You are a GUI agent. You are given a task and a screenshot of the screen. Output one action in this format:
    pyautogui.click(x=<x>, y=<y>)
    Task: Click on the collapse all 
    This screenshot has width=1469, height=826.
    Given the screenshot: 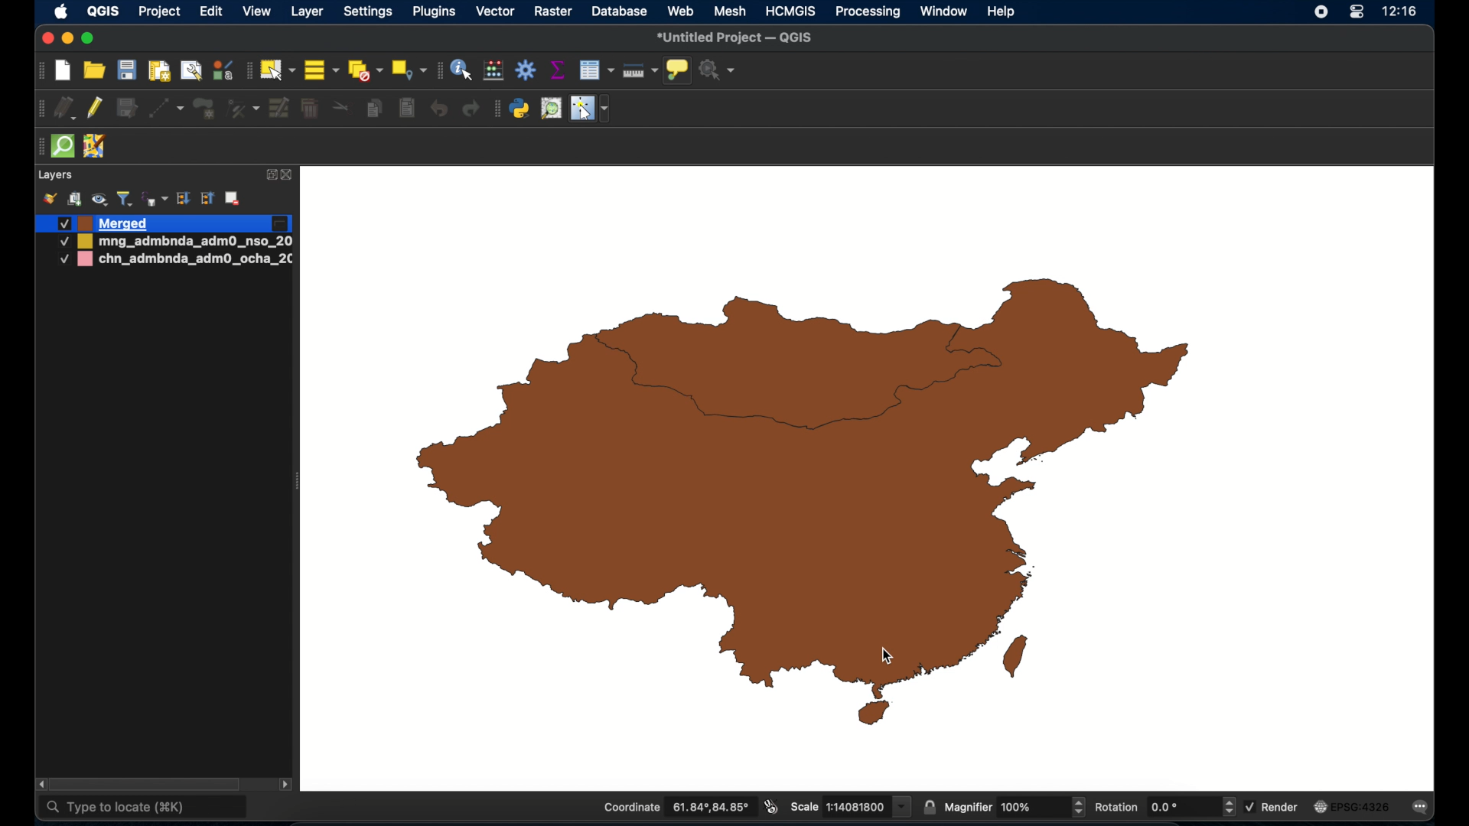 What is the action you would take?
    pyautogui.click(x=208, y=200)
    